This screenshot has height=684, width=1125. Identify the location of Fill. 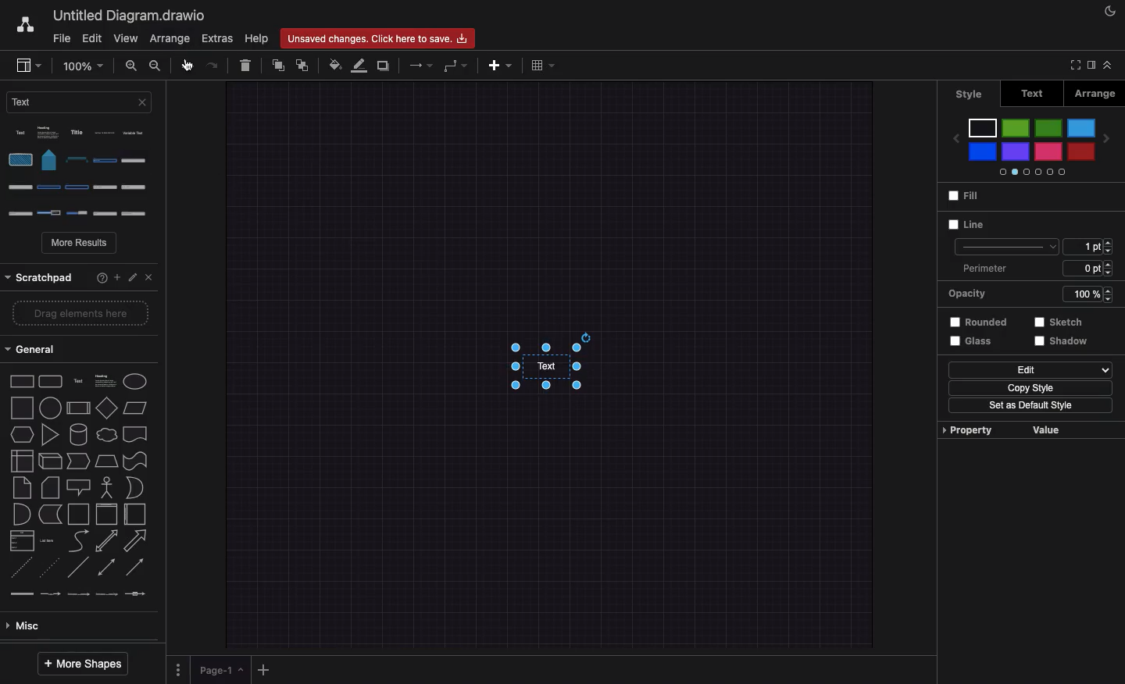
(962, 198).